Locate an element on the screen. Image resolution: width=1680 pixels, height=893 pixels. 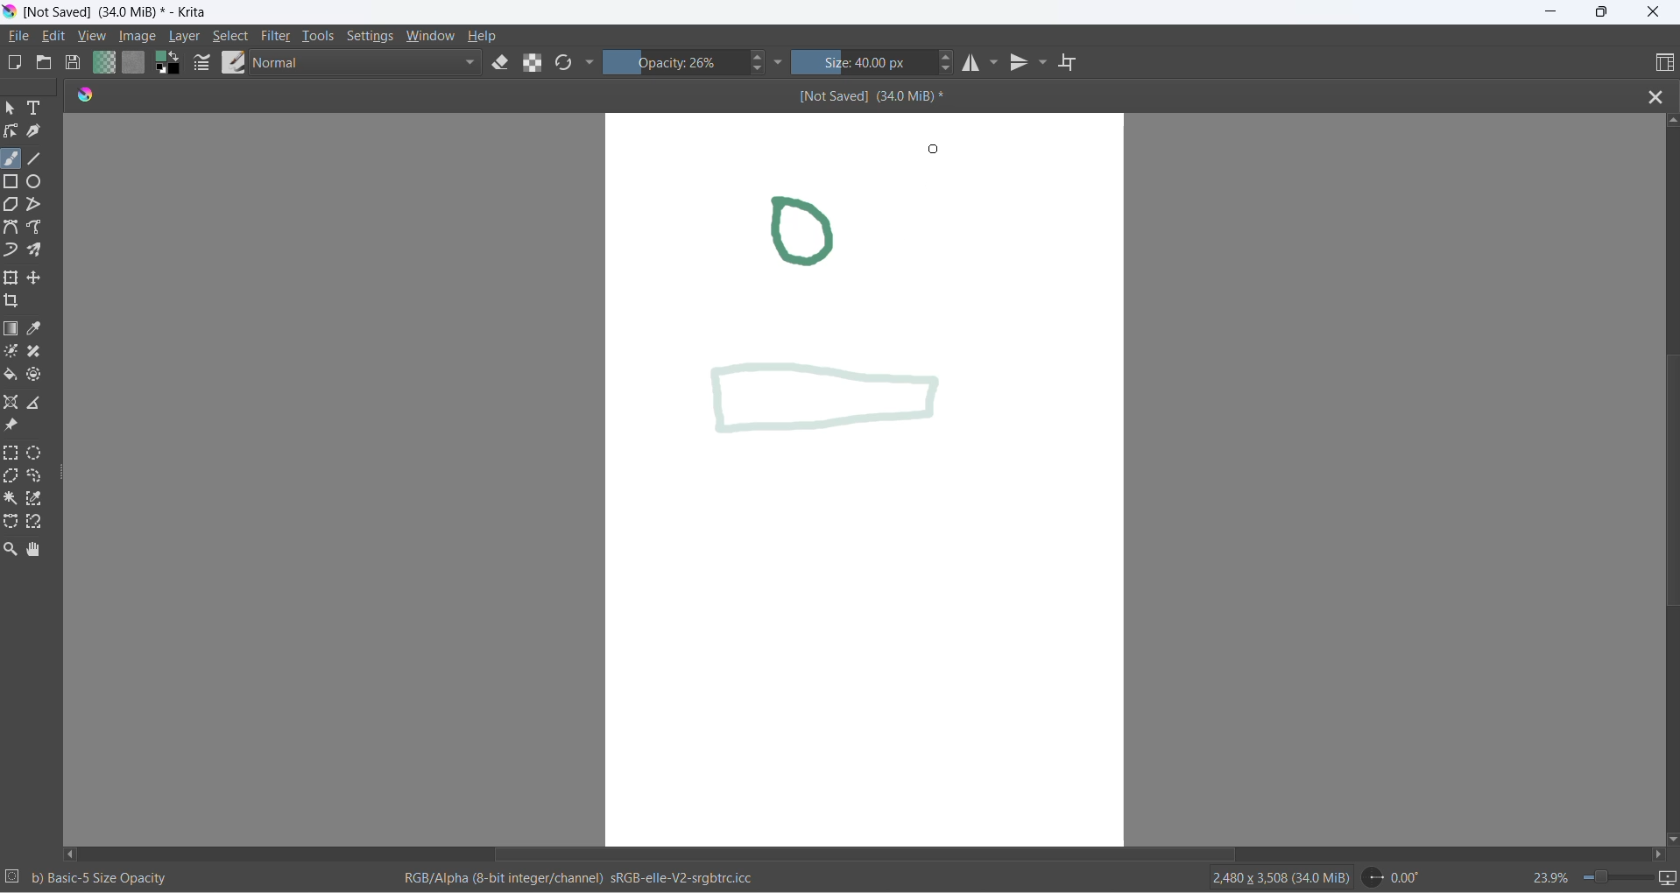
open document is located at coordinates (50, 64).